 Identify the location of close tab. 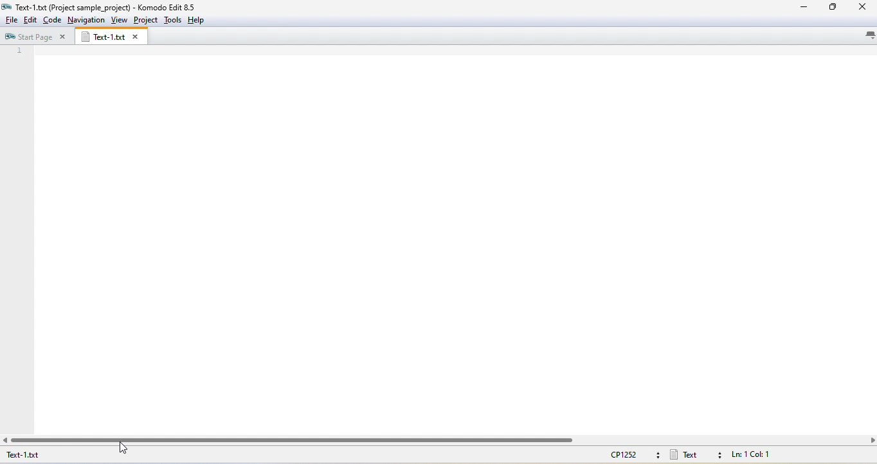
(62, 37).